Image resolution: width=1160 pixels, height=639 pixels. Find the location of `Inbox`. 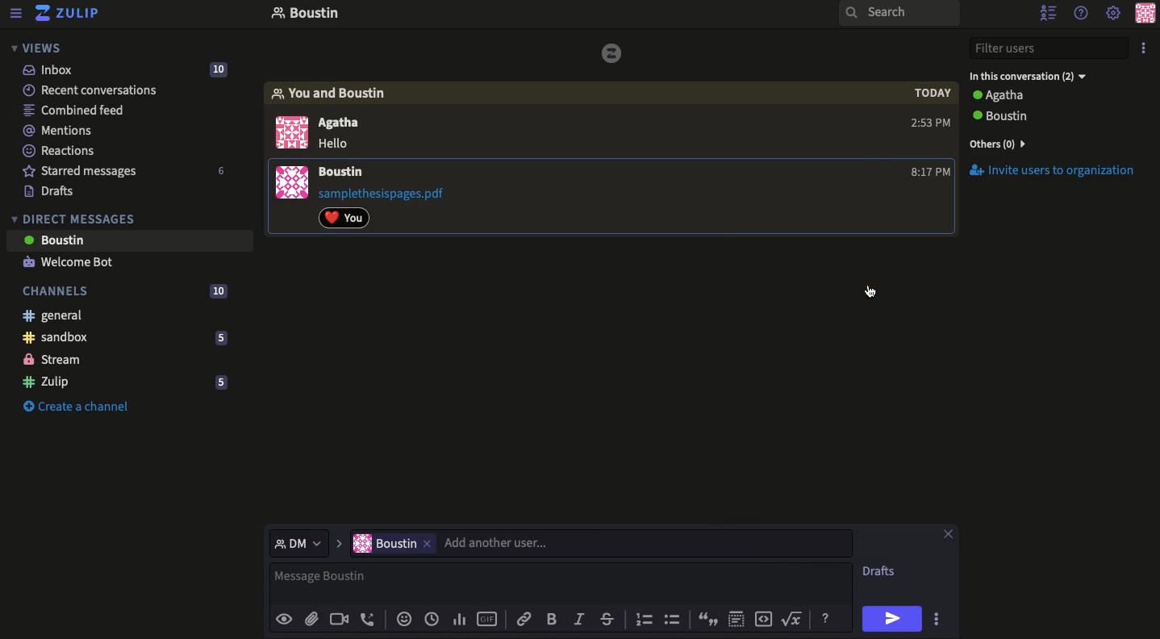

Inbox is located at coordinates (455, 15).